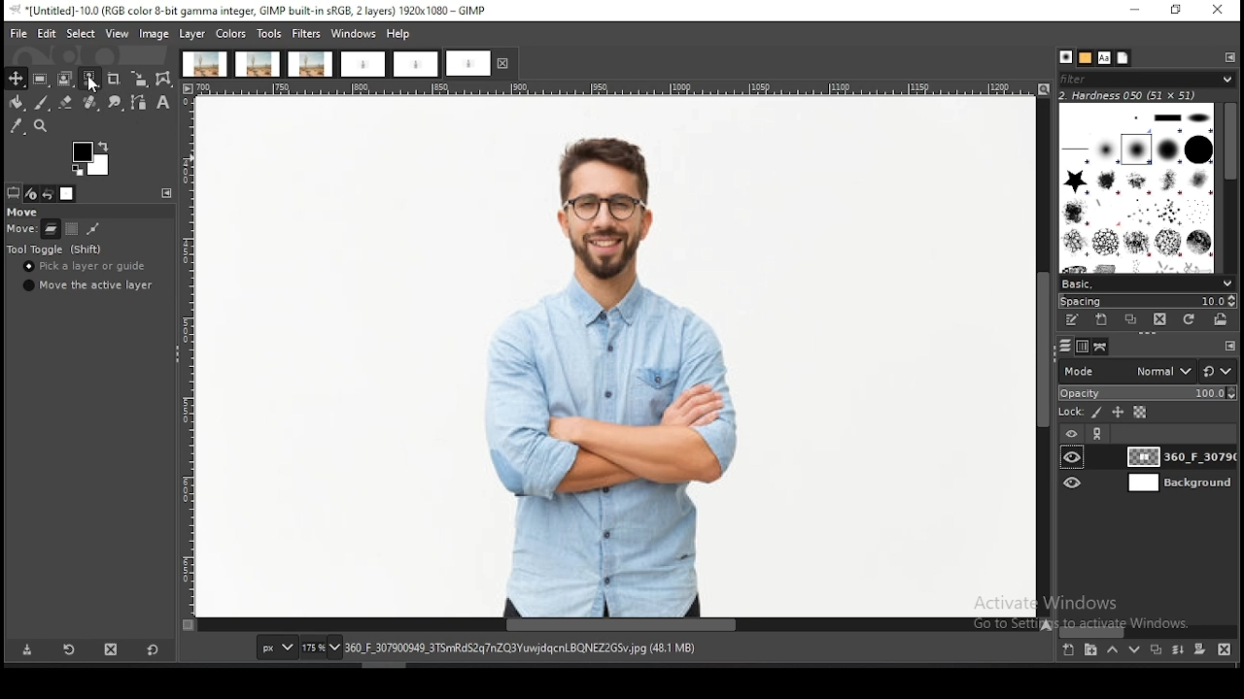  Describe the element at coordinates (1069, 413) in the screenshot. I see `lock` at that location.